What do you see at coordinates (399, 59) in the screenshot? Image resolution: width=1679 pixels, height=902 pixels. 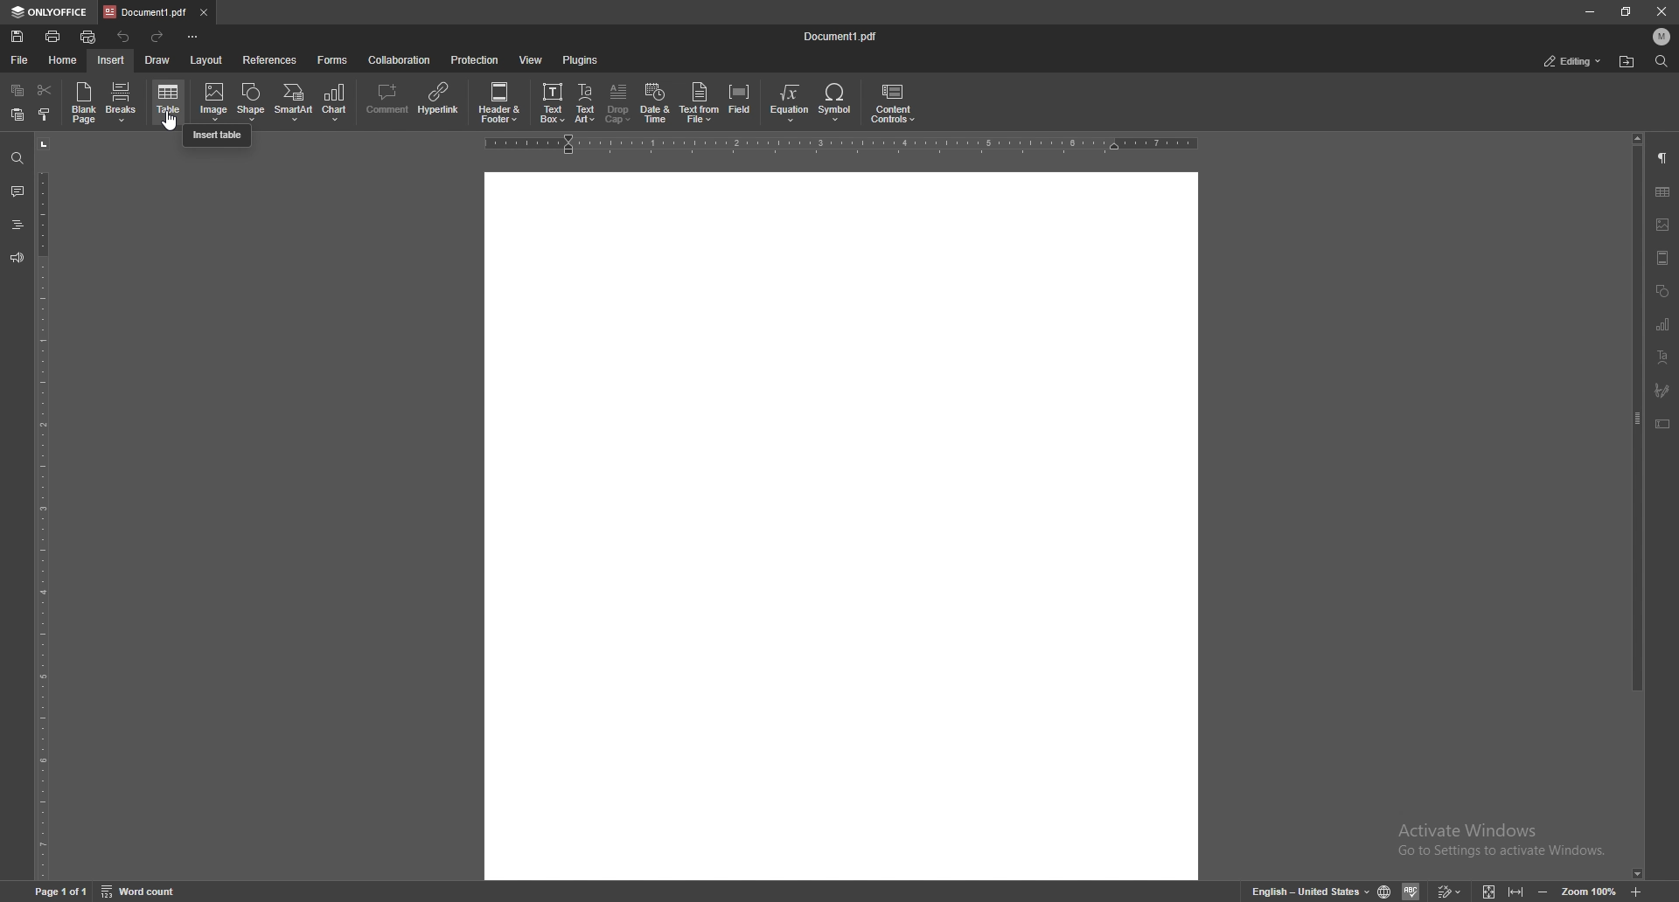 I see `collaboration` at bounding box center [399, 59].